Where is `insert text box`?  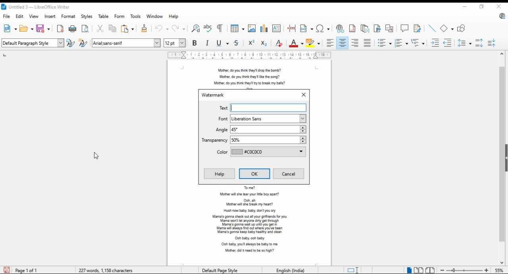
insert text box is located at coordinates (277, 28).